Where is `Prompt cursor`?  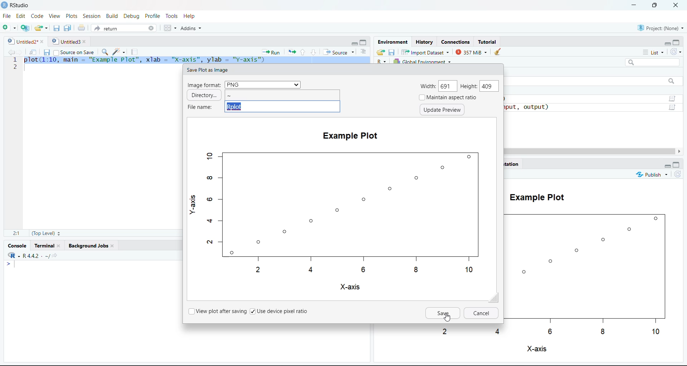
Prompt cursor is located at coordinates (8, 264).